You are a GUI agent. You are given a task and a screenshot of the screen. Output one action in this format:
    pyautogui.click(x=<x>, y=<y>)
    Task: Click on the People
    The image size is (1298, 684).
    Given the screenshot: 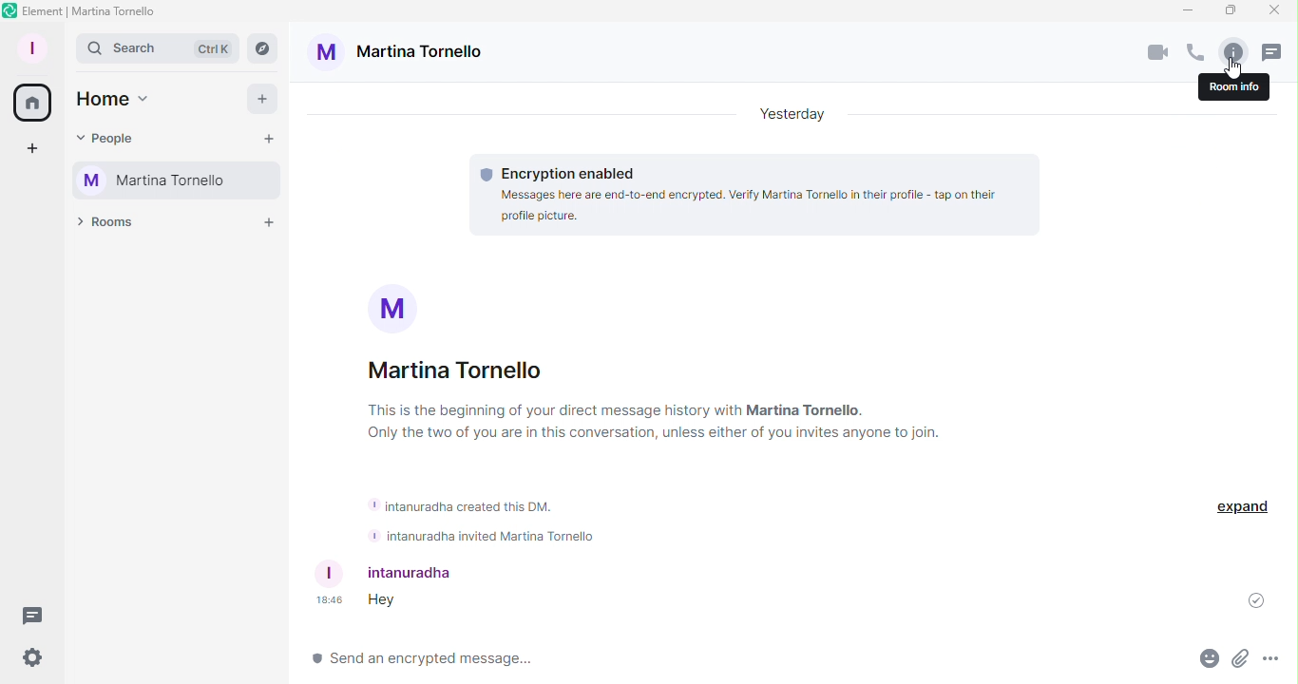 What is the action you would take?
    pyautogui.click(x=116, y=140)
    